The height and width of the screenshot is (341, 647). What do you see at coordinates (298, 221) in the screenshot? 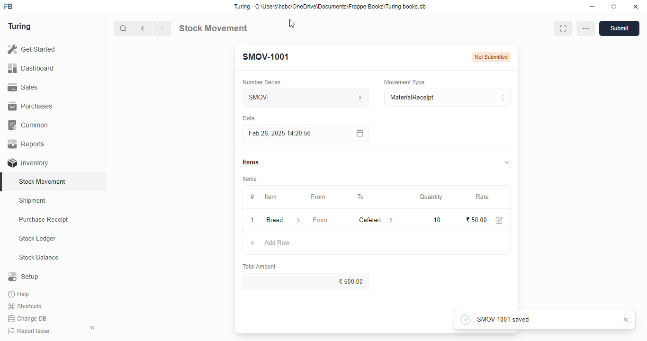
I see `item information` at bounding box center [298, 221].